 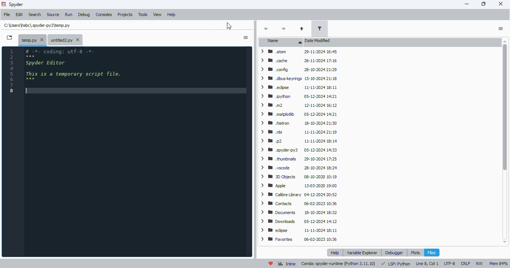 What do you see at coordinates (38, 25) in the screenshot?
I see `untitled2.py` at bounding box center [38, 25].